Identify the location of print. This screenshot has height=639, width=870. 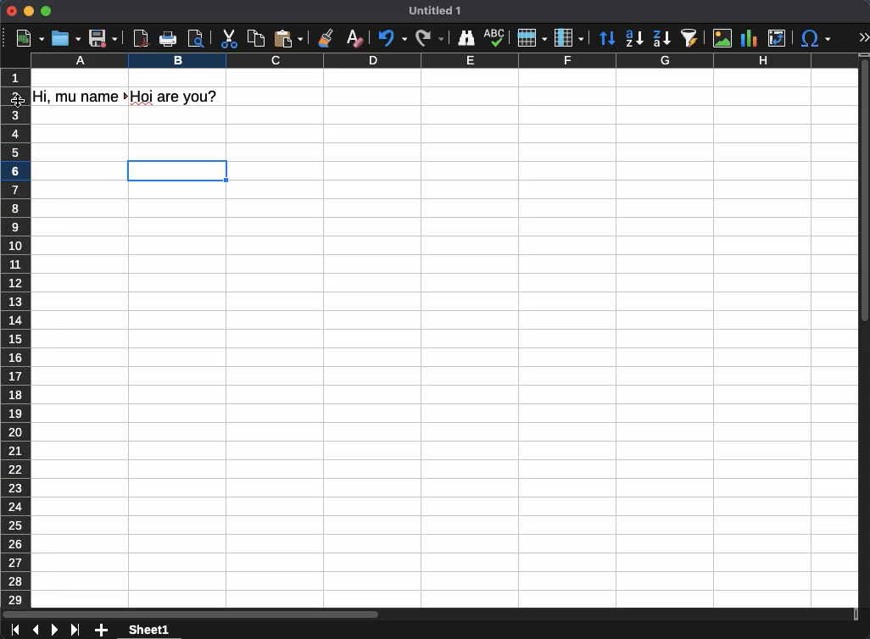
(169, 38).